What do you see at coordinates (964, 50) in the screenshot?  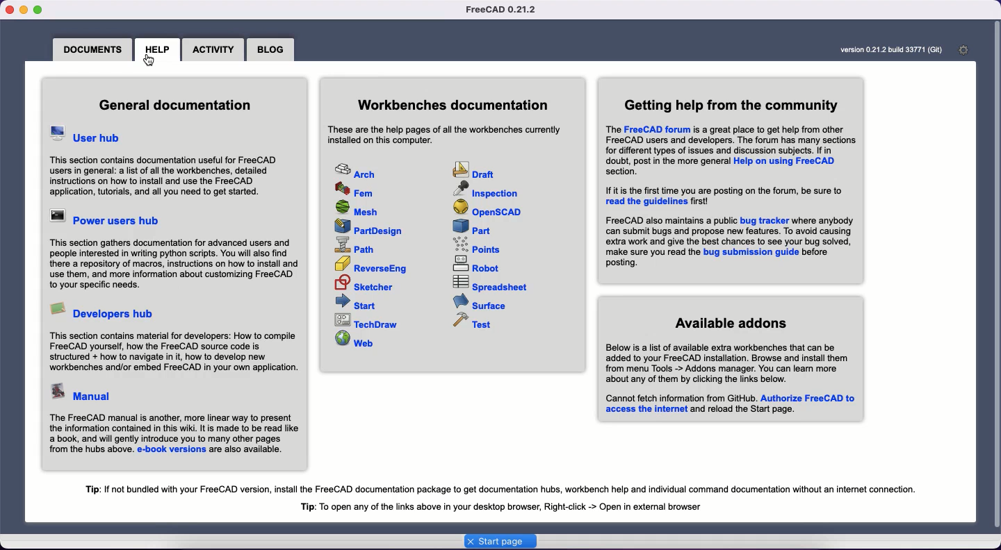 I see `Open start page preferences` at bounding box center [964, 50].